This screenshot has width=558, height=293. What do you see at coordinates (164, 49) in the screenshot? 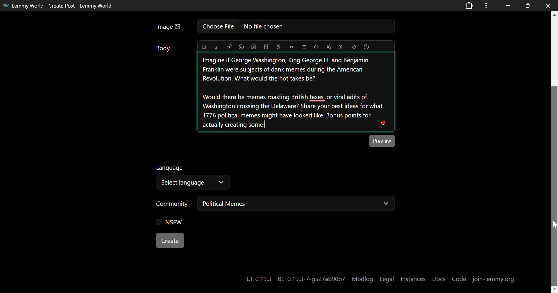
I see `Body` at bounding box center [164, 49].